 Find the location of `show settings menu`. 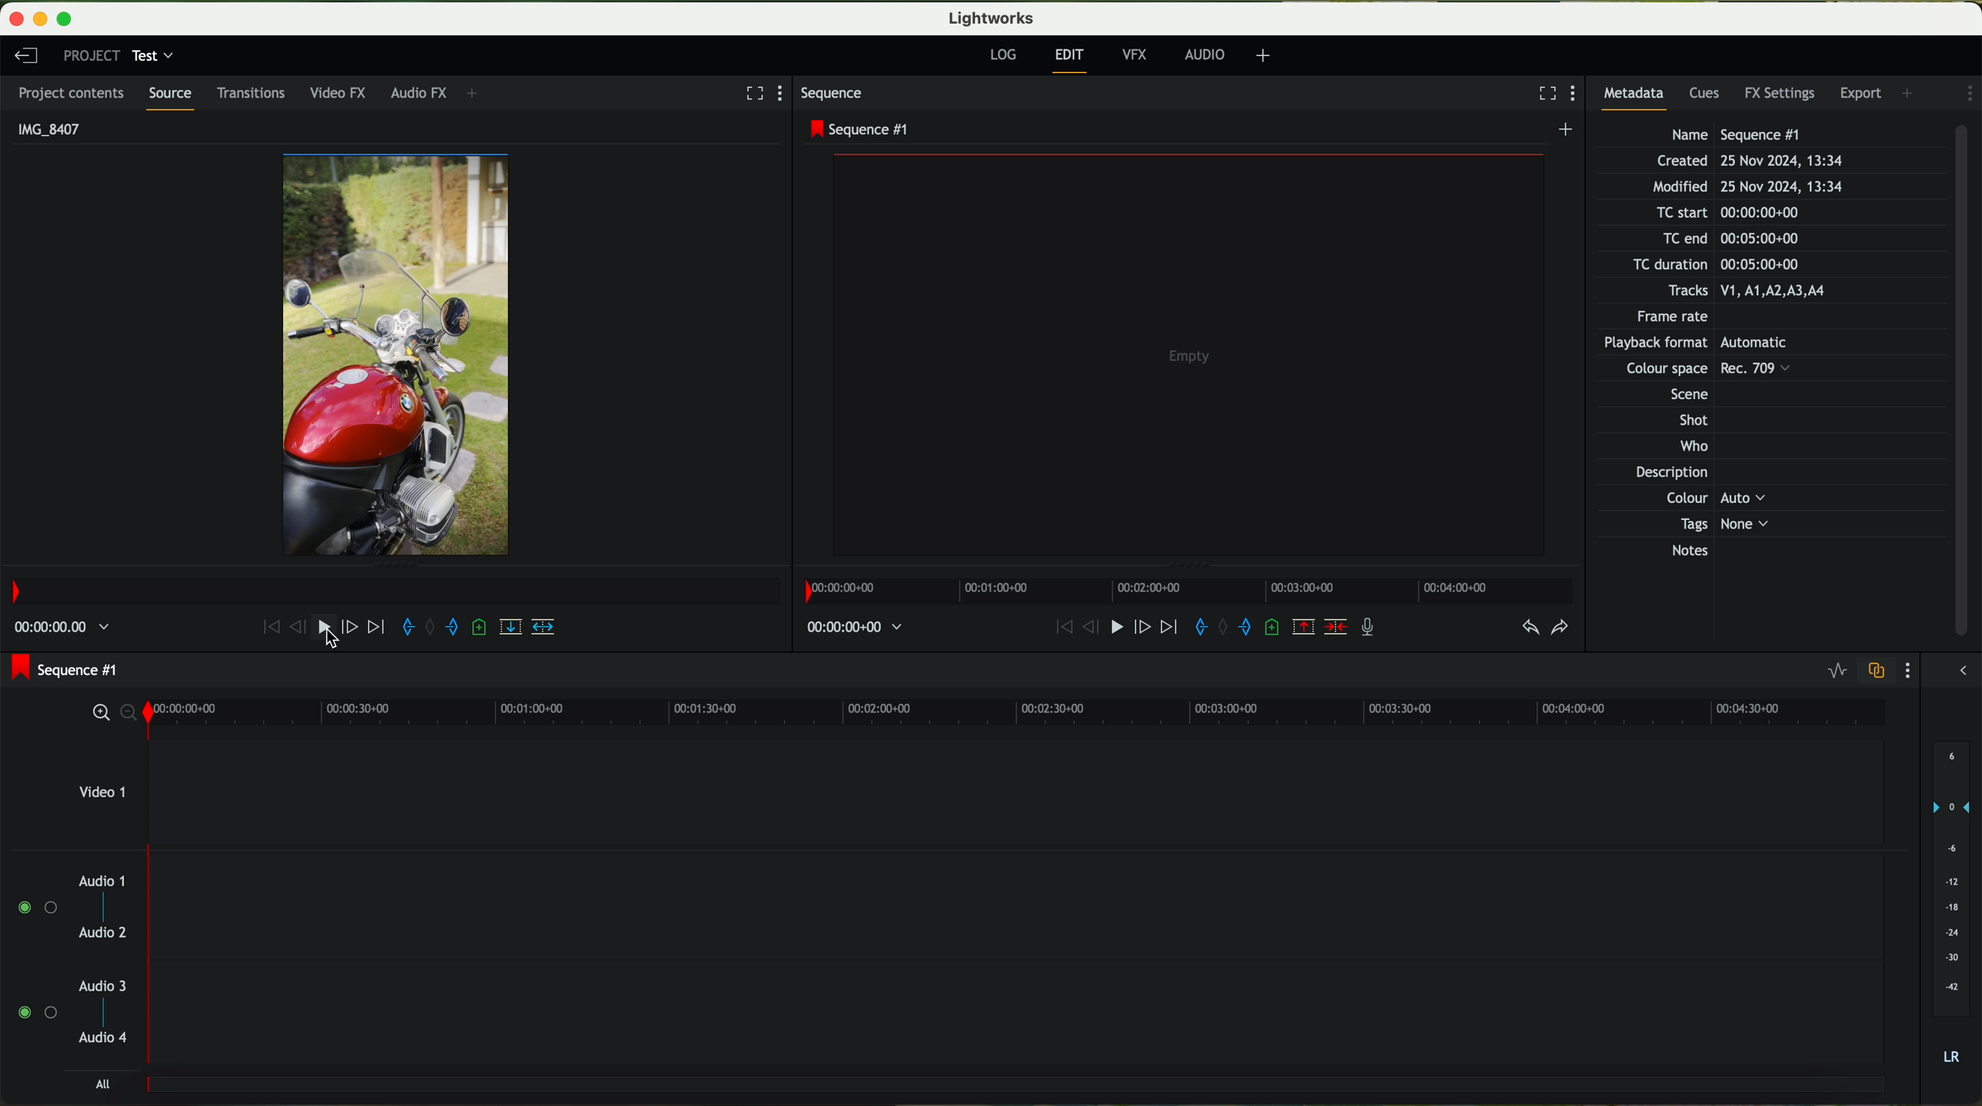

show settings menu is located at coordinates (1911, 671).